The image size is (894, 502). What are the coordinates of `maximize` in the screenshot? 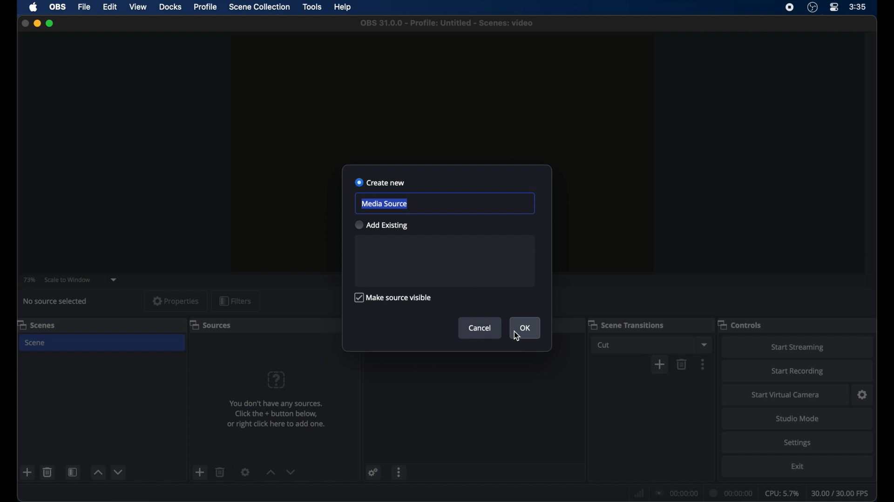 It's located at (50, 24).